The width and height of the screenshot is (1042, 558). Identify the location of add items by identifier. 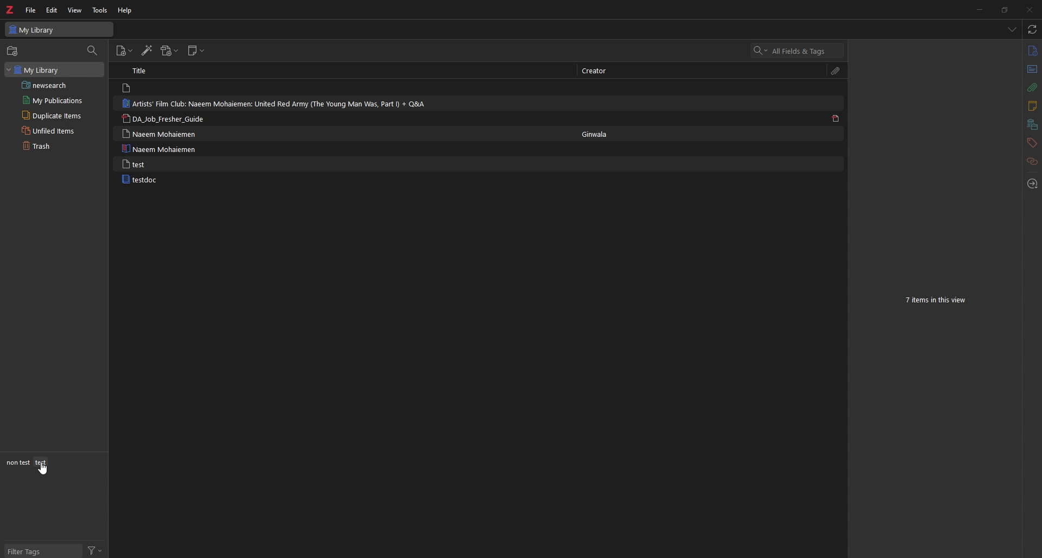
(147, 51).